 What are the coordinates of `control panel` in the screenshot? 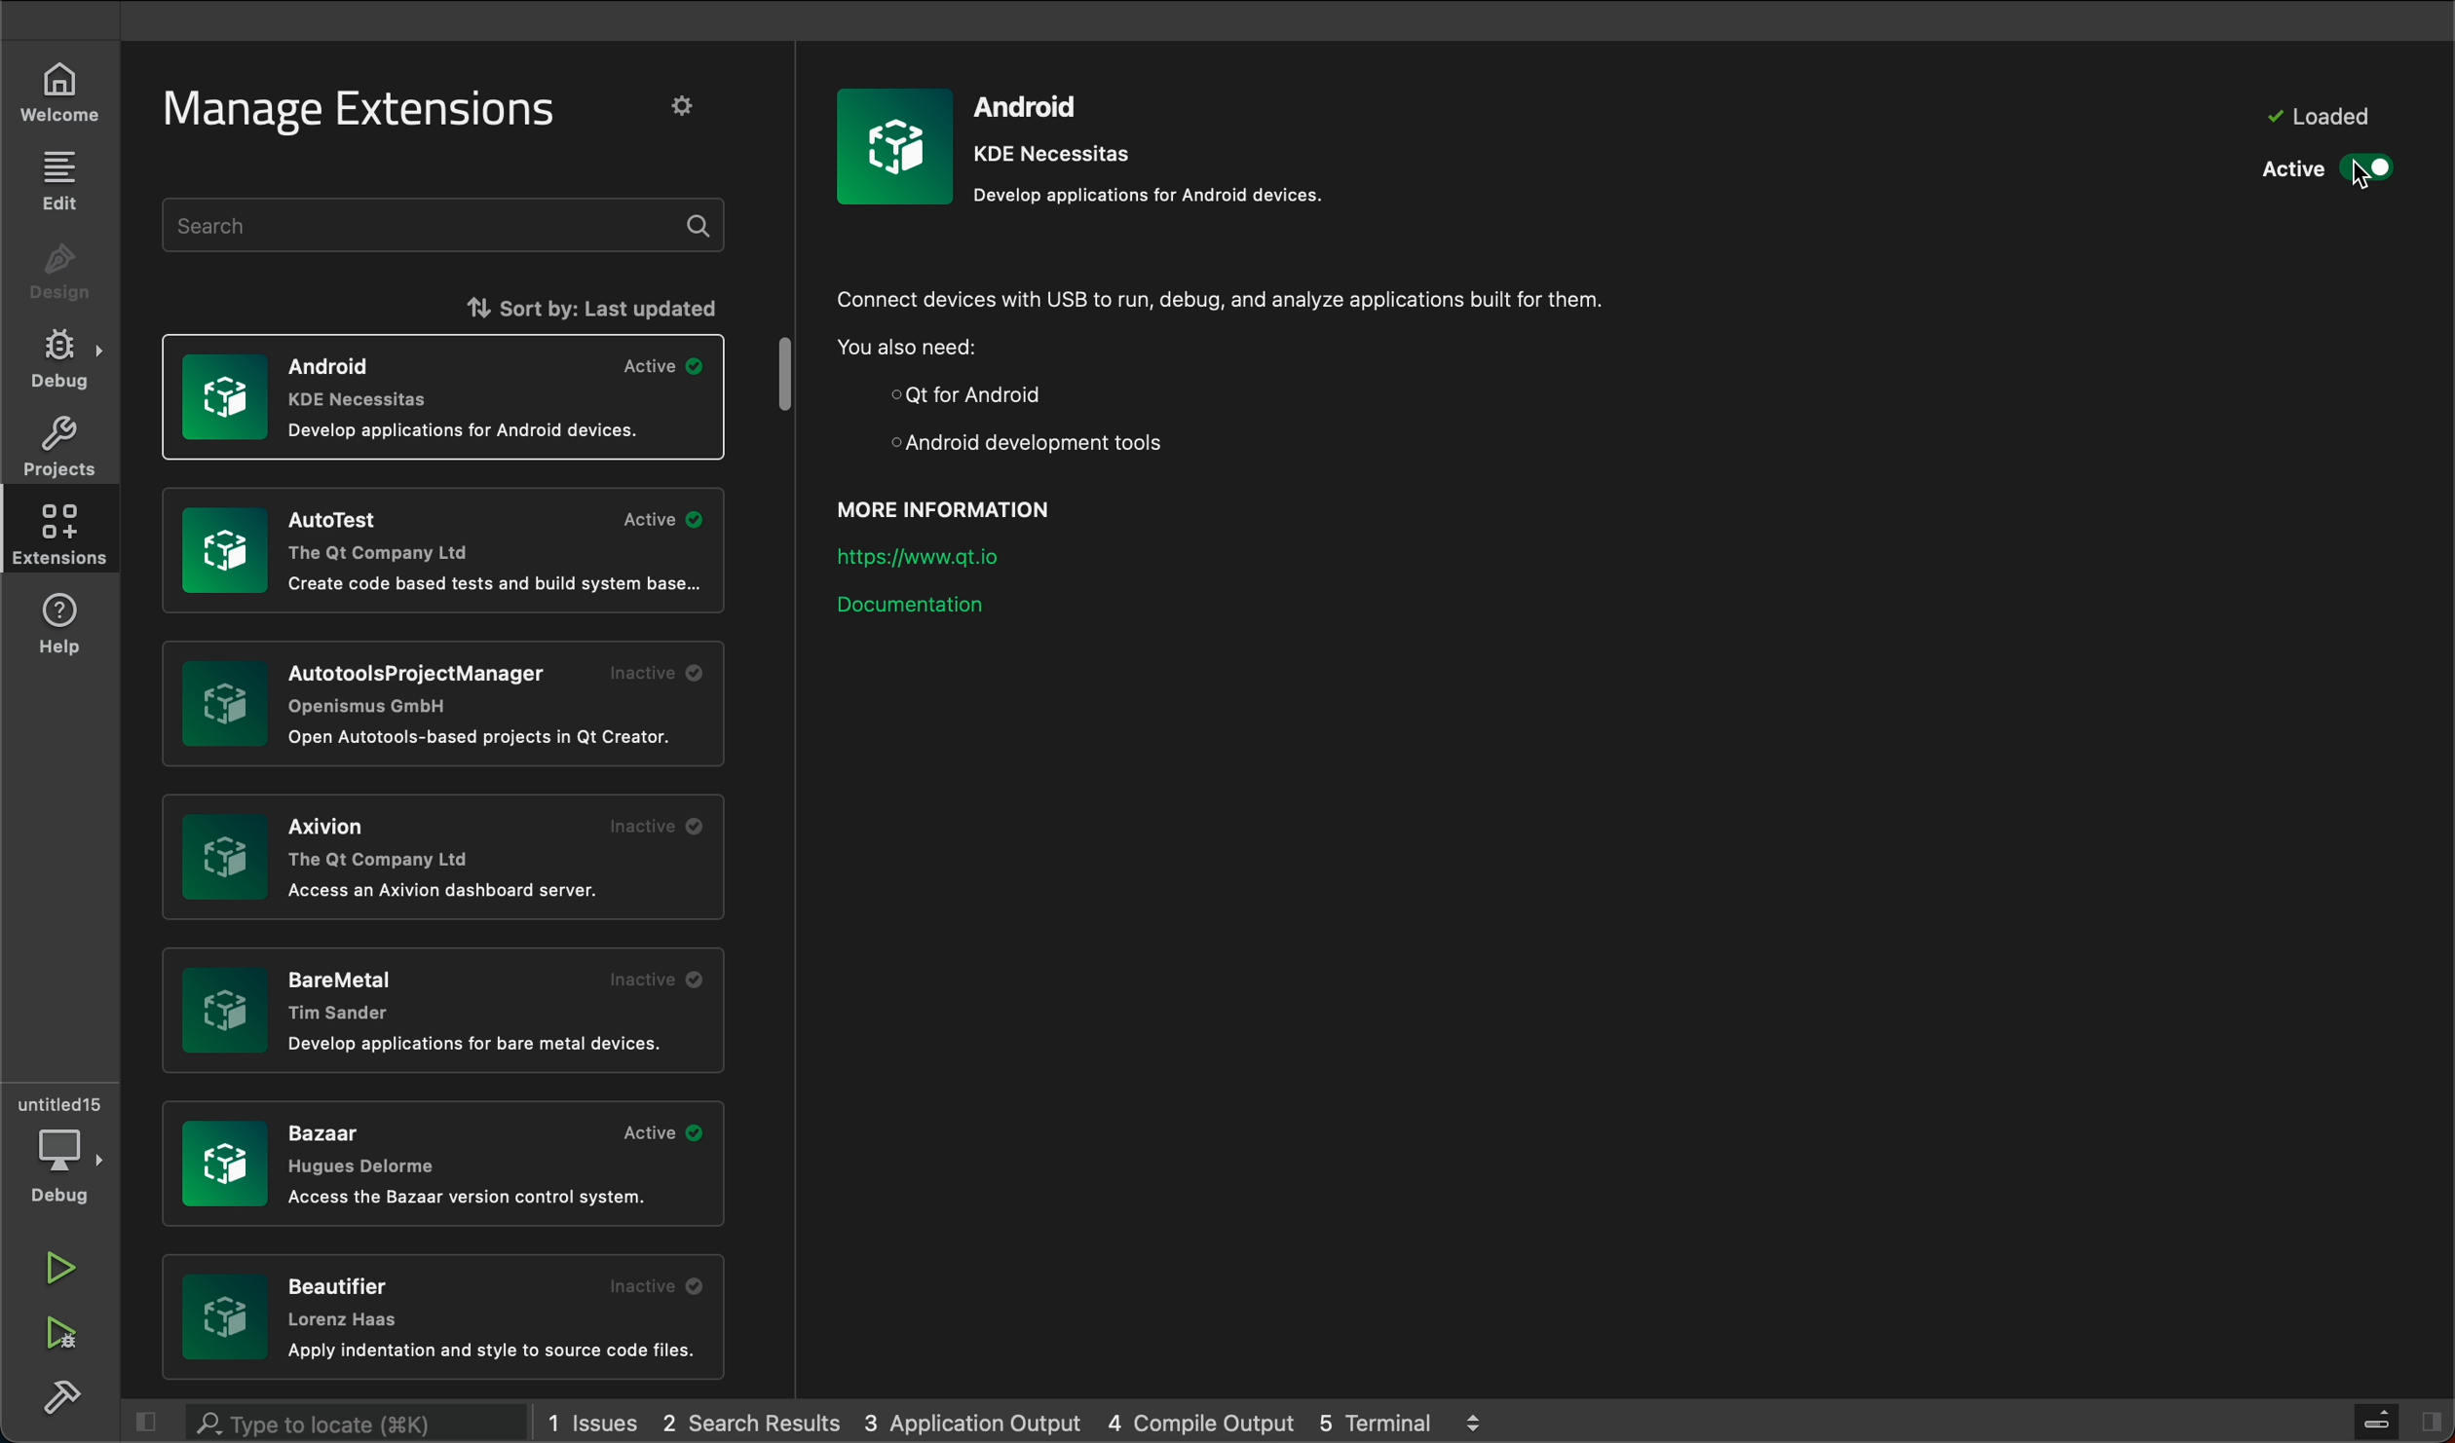 It's located at (2369, 1418).